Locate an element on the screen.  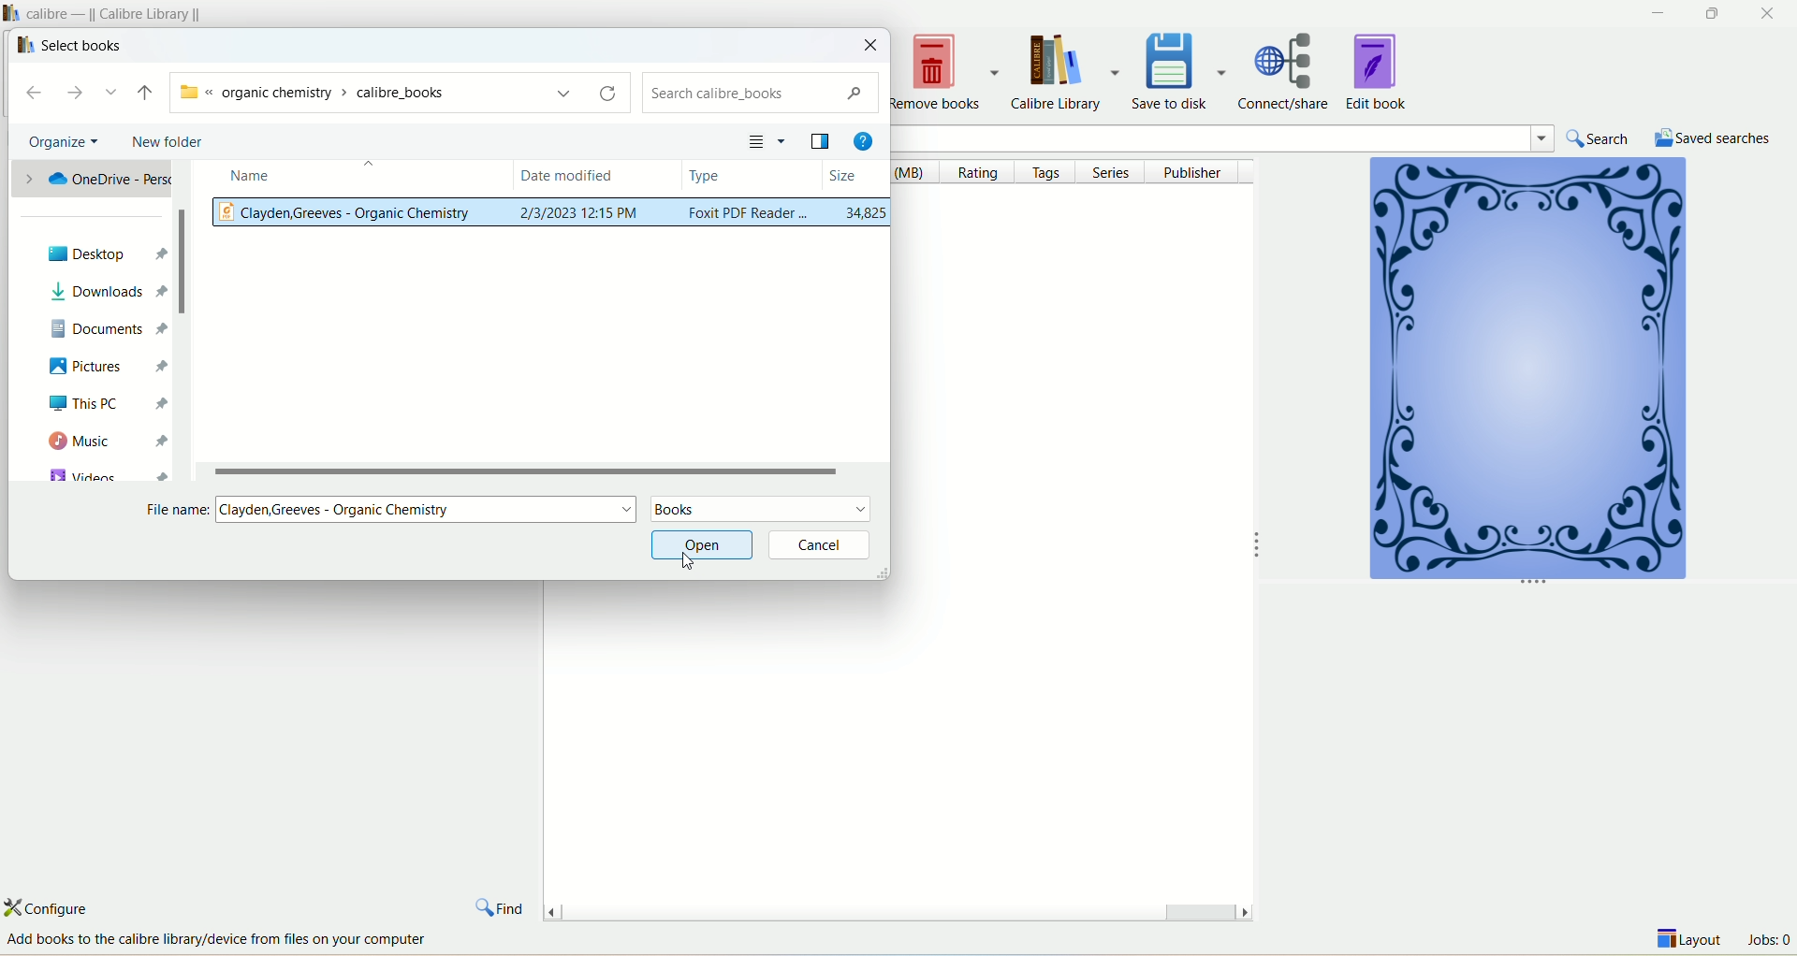
books is located at coordinates (760, 510).